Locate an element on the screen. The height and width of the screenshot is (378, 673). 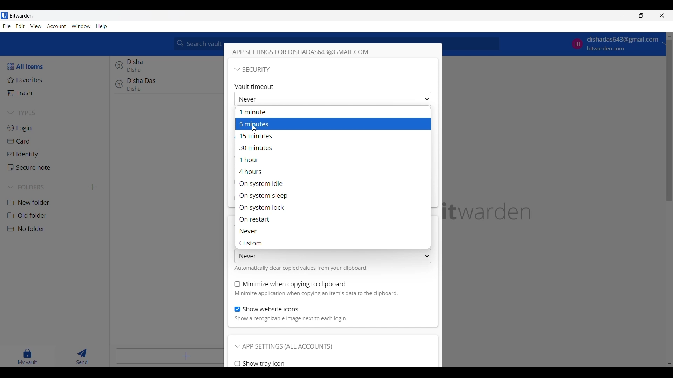
15 minutes is located at coordinates (333, 136).